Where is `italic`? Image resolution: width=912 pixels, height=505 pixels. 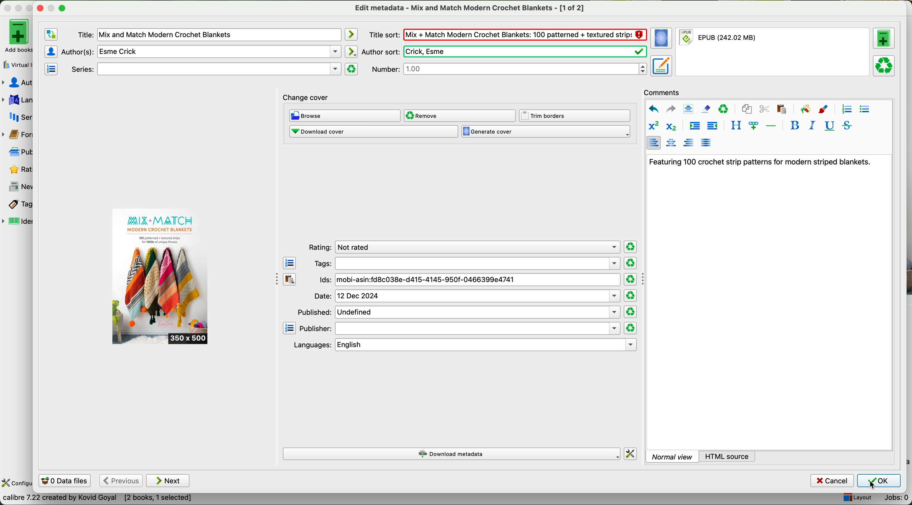 italic is located at coordinates (810, 125).